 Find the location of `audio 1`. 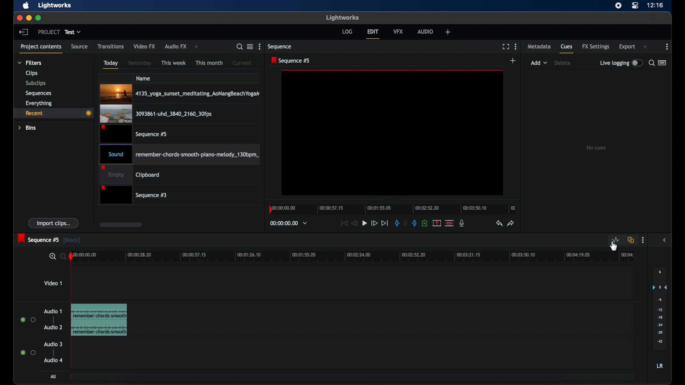

audio 1 is located at coordinates (53, 311).